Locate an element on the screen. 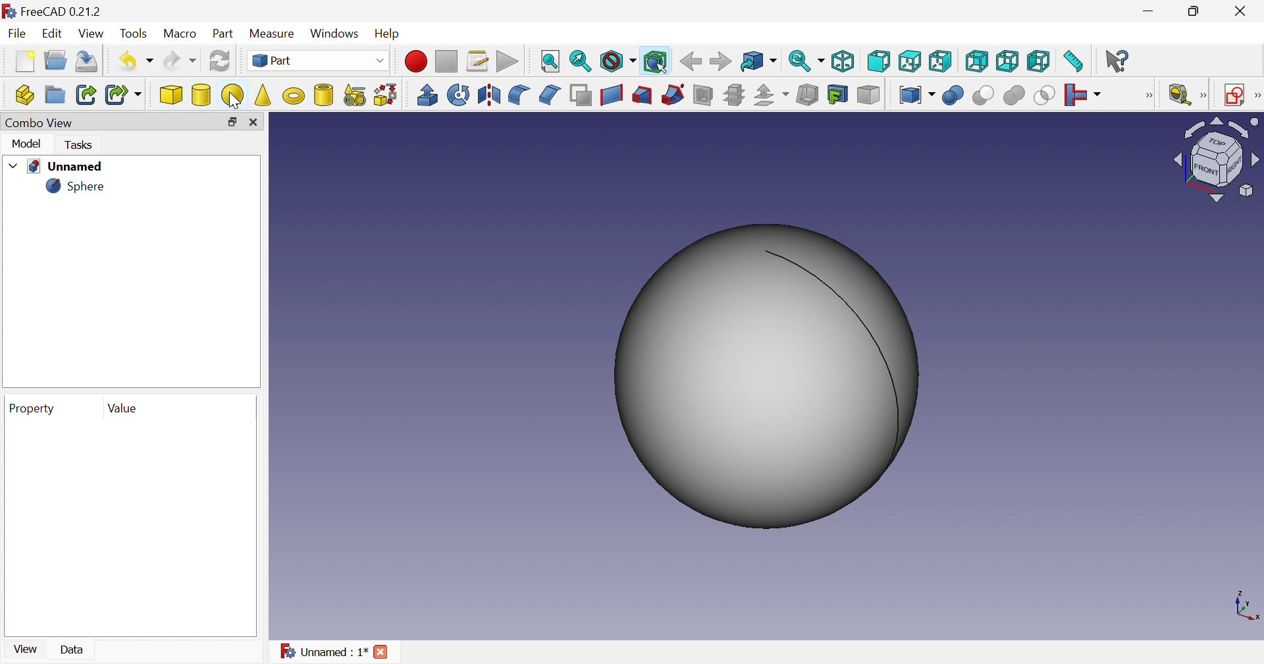 This screenshot has width=1264, height=664. Sync view is located at coordinates (758, 61).